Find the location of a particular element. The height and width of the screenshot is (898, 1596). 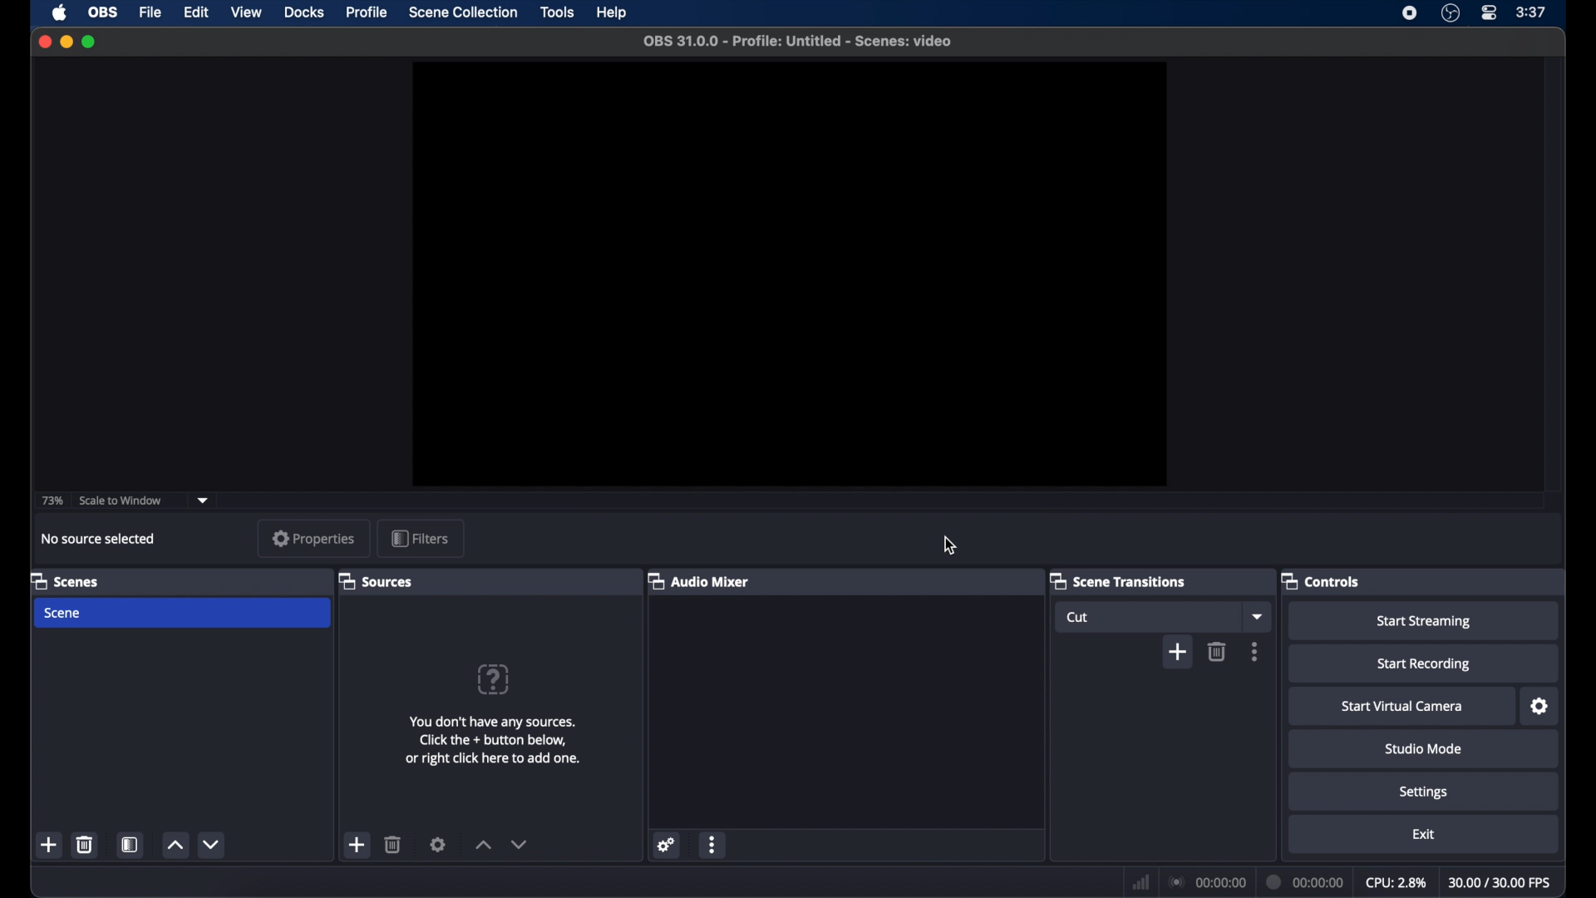

no source selected is located at coordinates (103, 539).